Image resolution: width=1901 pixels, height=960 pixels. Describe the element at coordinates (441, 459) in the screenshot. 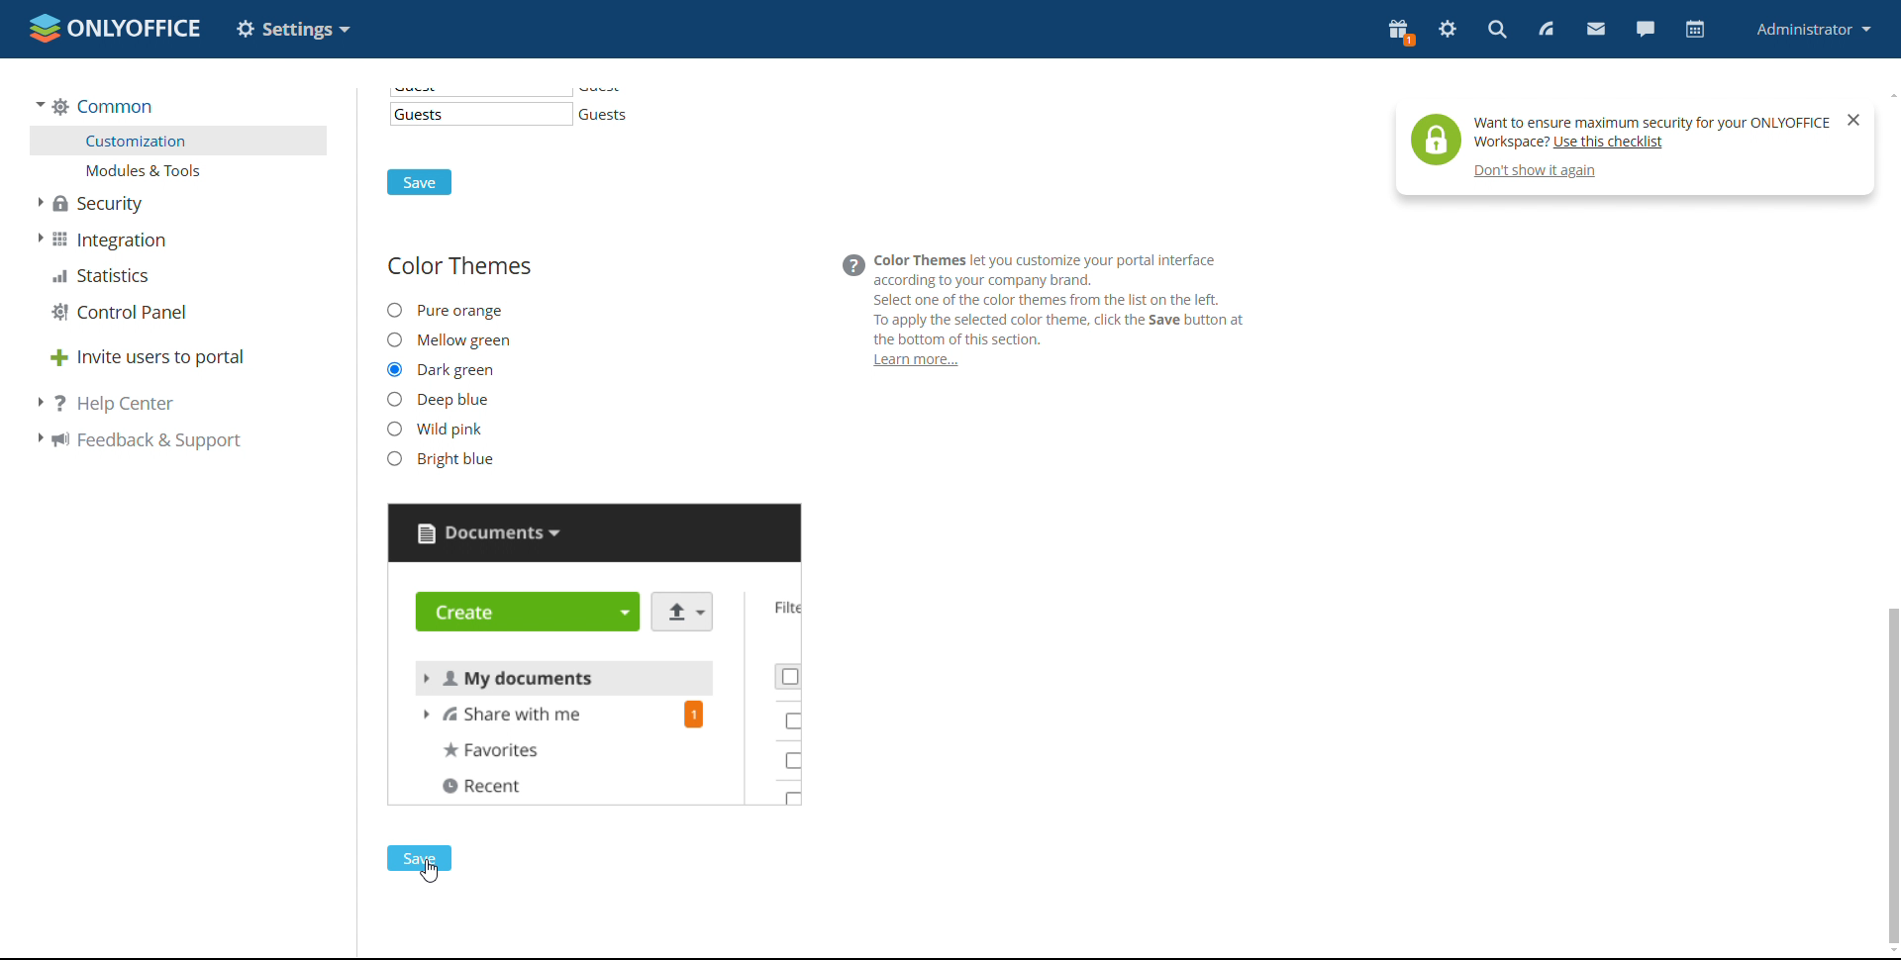

I see `bright blue` at that location.